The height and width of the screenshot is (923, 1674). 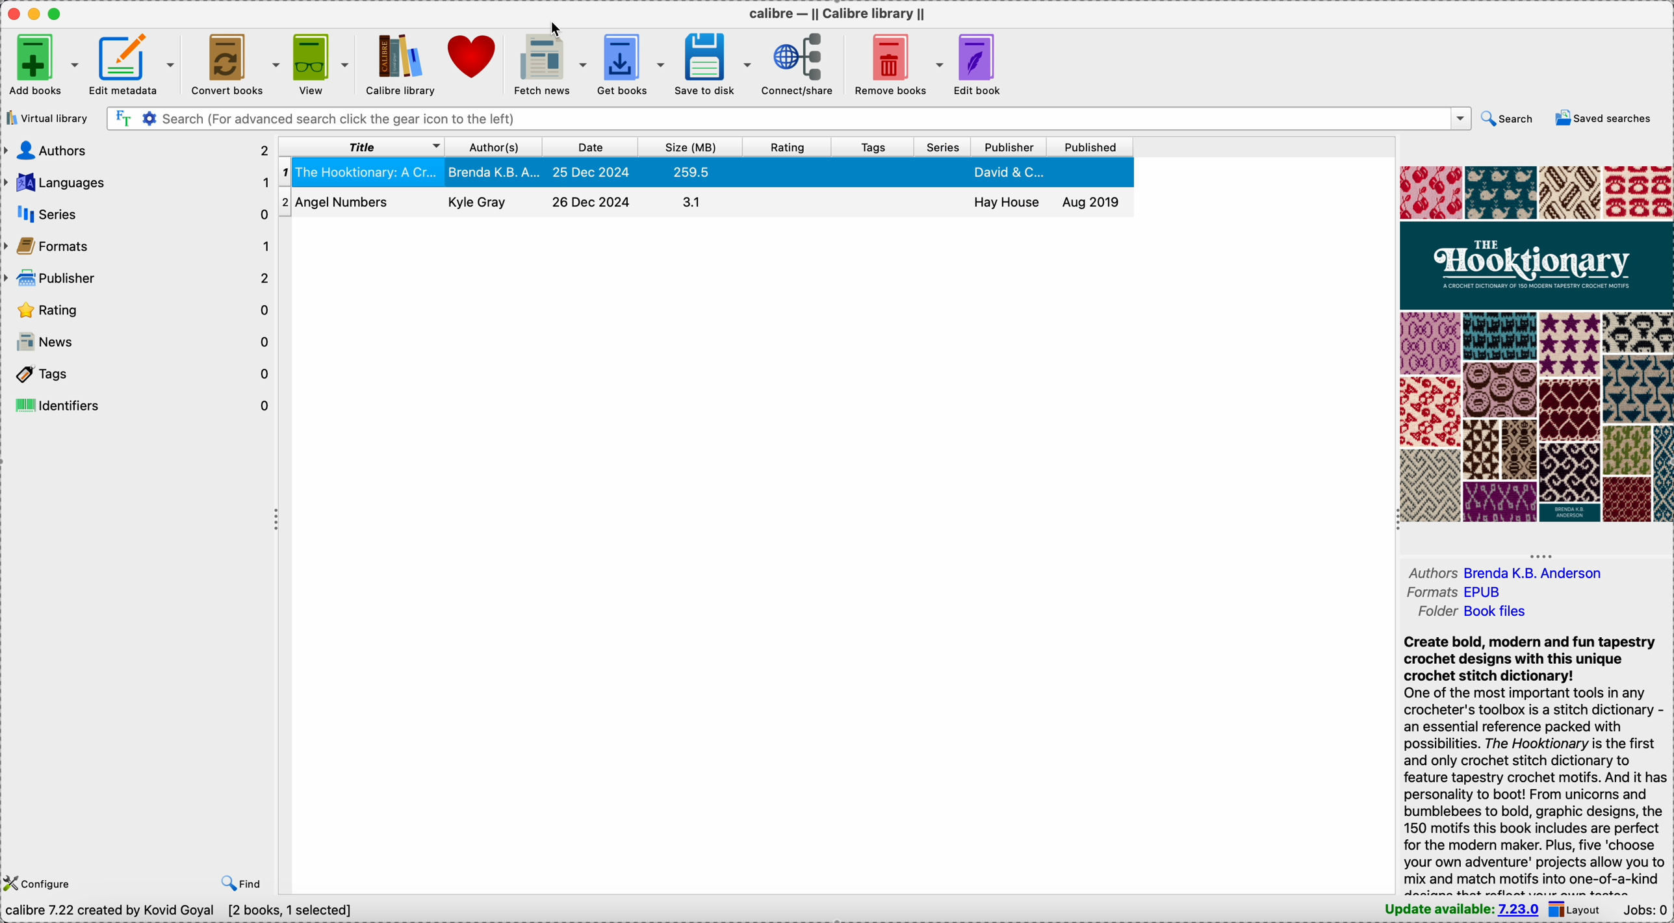 I want to click on authors, so click(x=1514, y=571).